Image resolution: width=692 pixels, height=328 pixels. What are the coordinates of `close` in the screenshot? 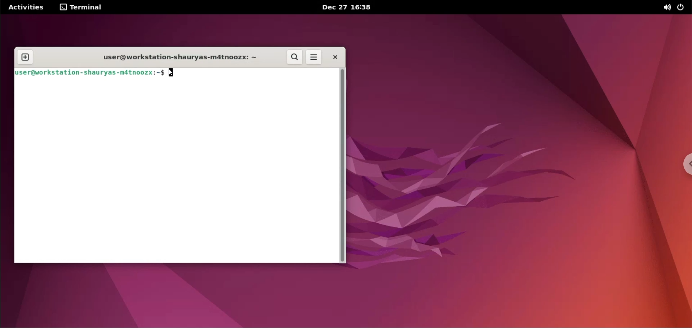 It's located at (334, 56).